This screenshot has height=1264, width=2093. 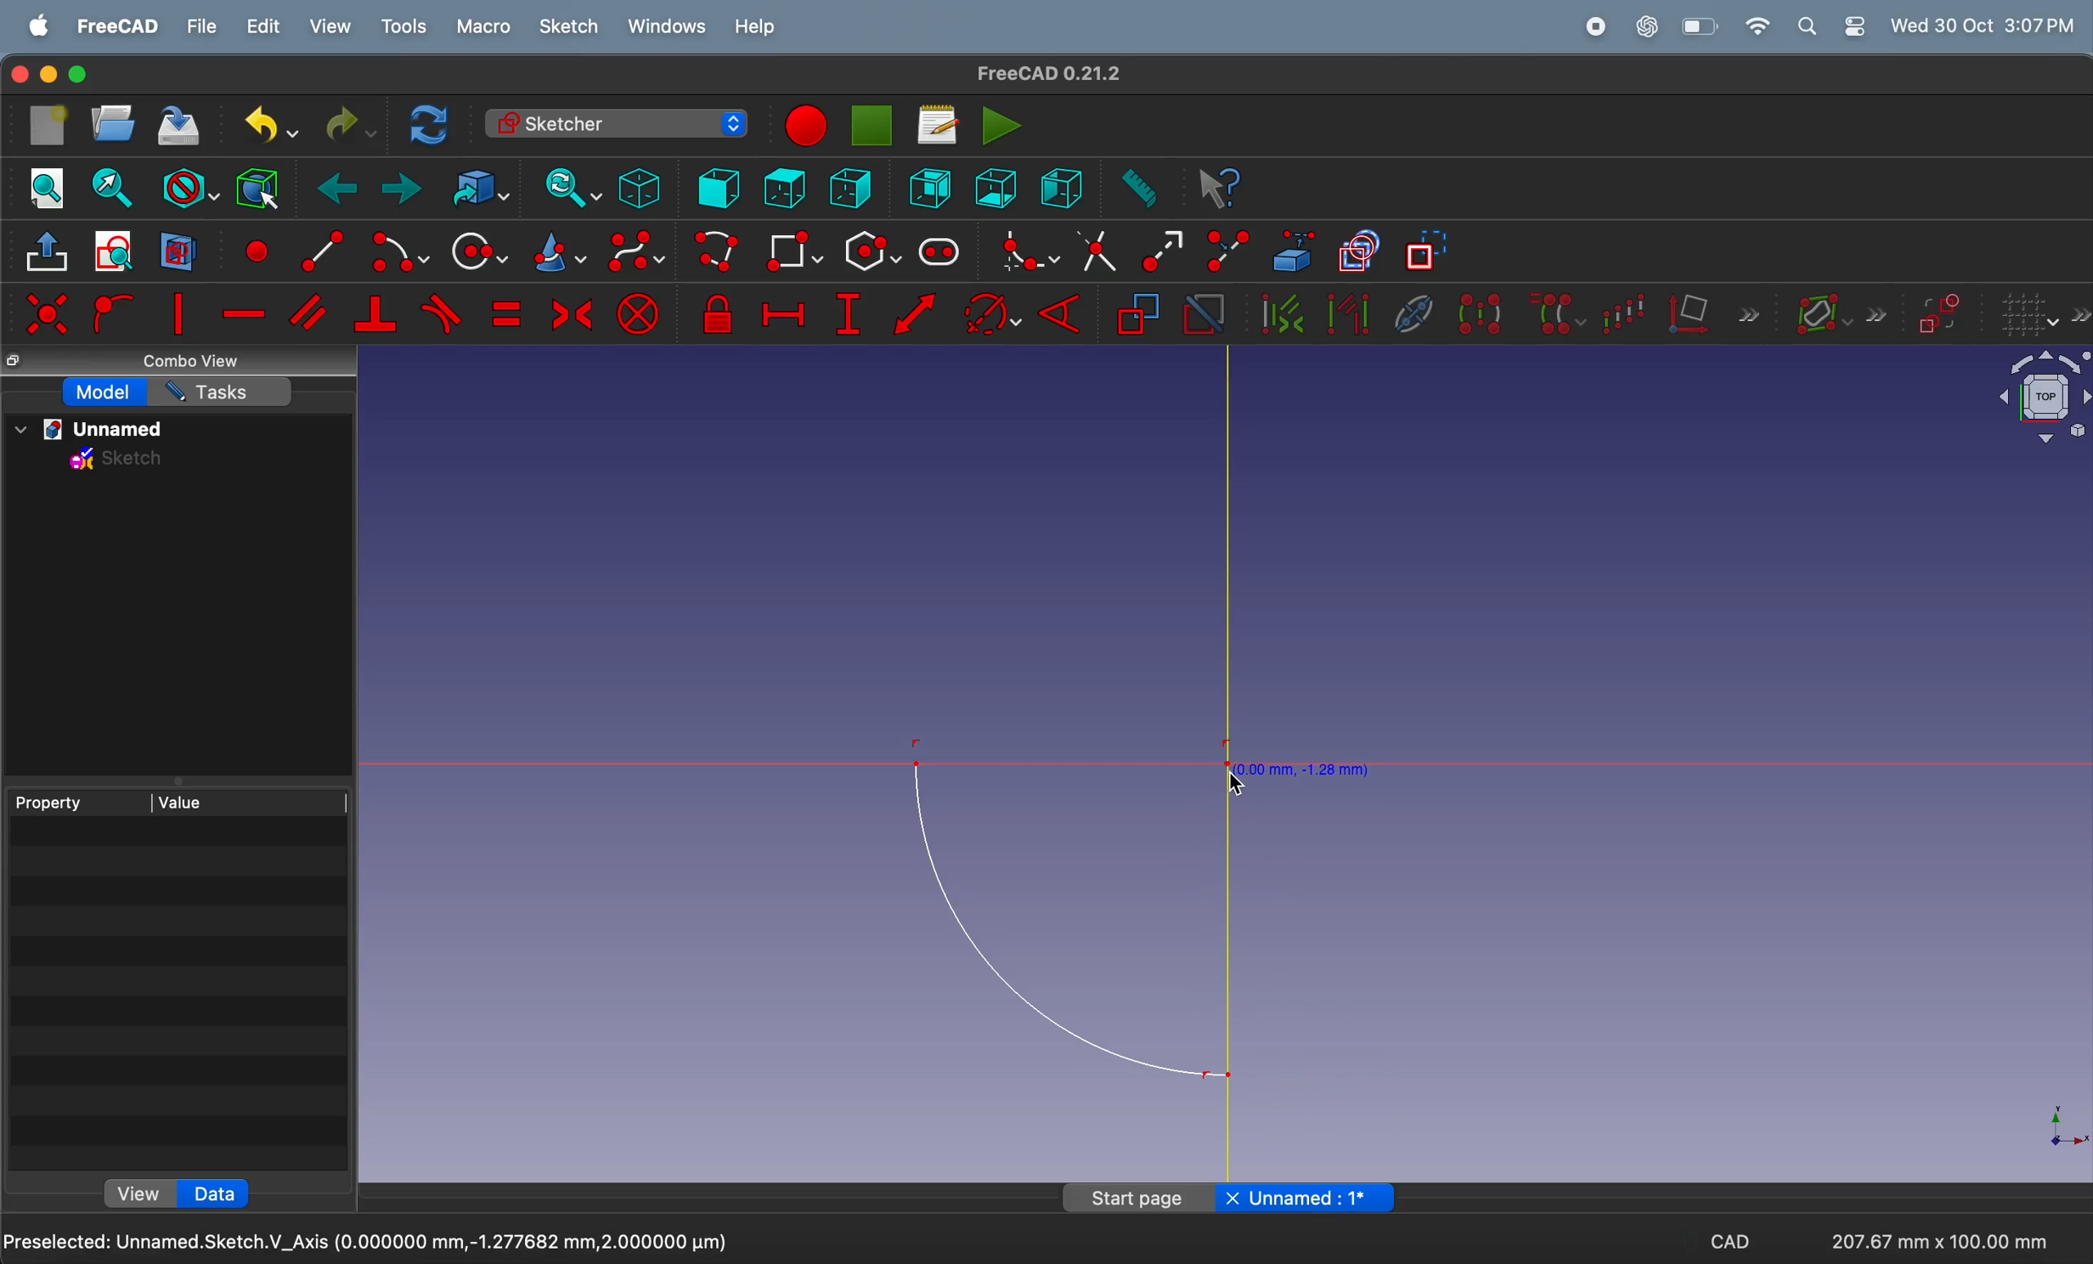 What do you see at coordinates (402, 191) in the screenshot?
I see `forward ` at bounding box center [402, 191].